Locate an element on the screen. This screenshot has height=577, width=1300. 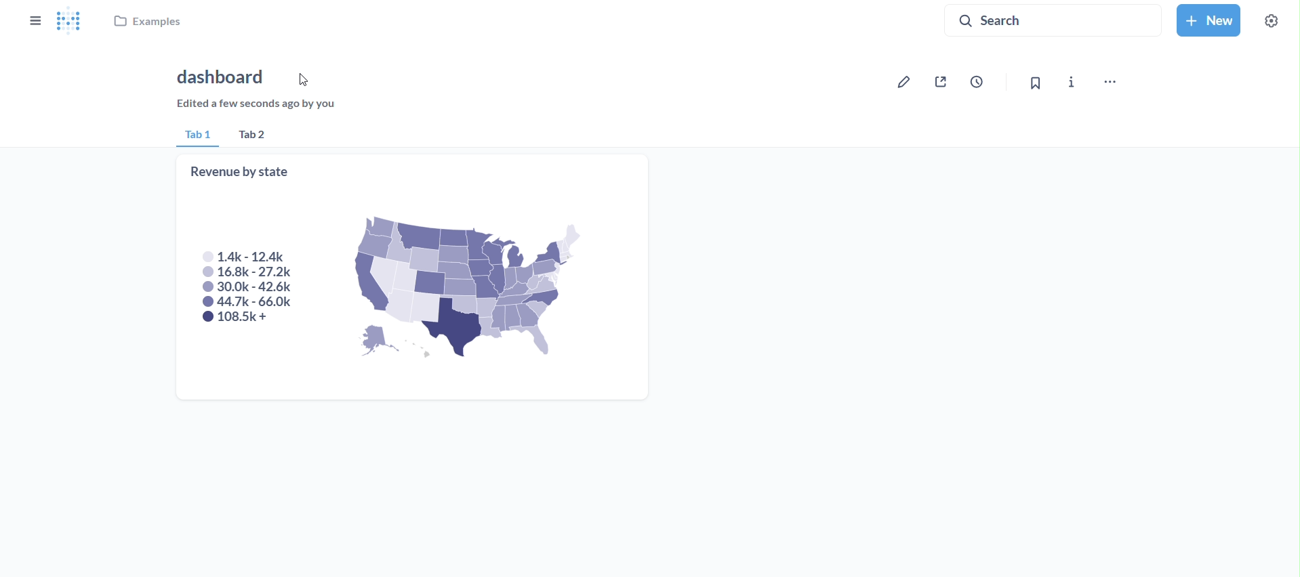
bookmark is located at coordinates (1032, 83).